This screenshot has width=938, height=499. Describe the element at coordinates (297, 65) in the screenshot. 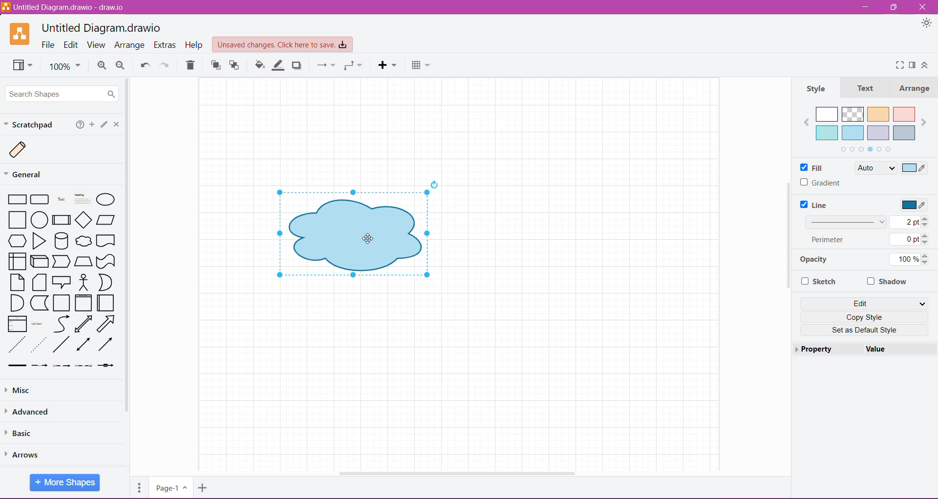

I see `Shadow` at that location.